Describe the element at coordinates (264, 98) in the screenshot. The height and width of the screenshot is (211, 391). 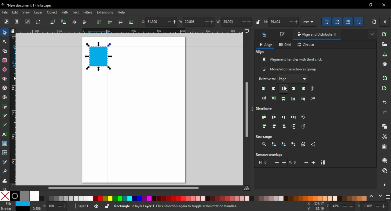
I see `align bottom edge of objects to top edge of anchor` at that location.